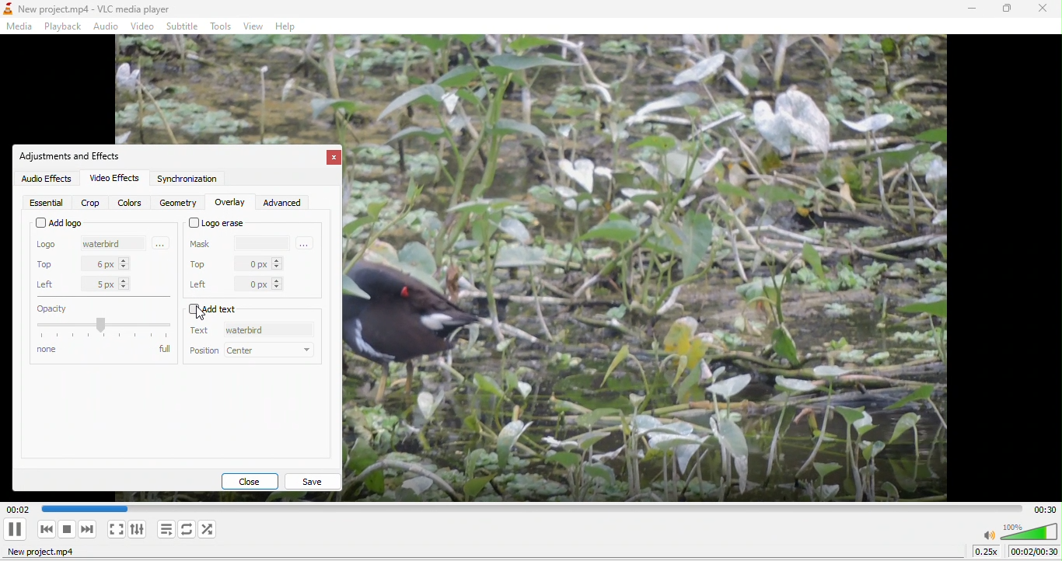 The height and width of the screenshot is (561, 1062). What do you see at coordinates (184, 25) in the screenshot?
I see `subtitle` at bounding box center [184, 25].